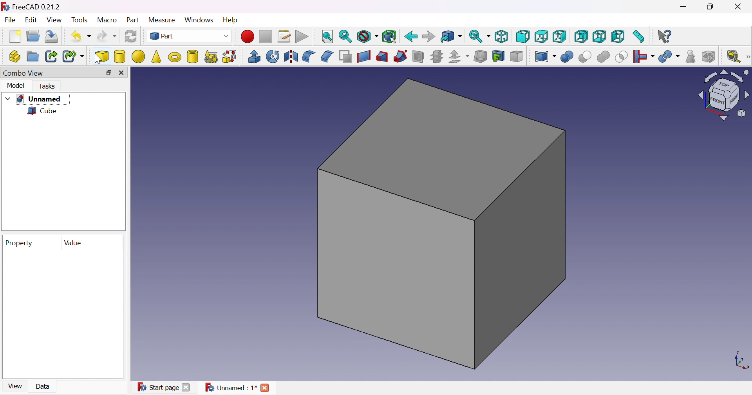 This screenshot has width=752, height=395. I want to click on Create group, so click(32, 55).